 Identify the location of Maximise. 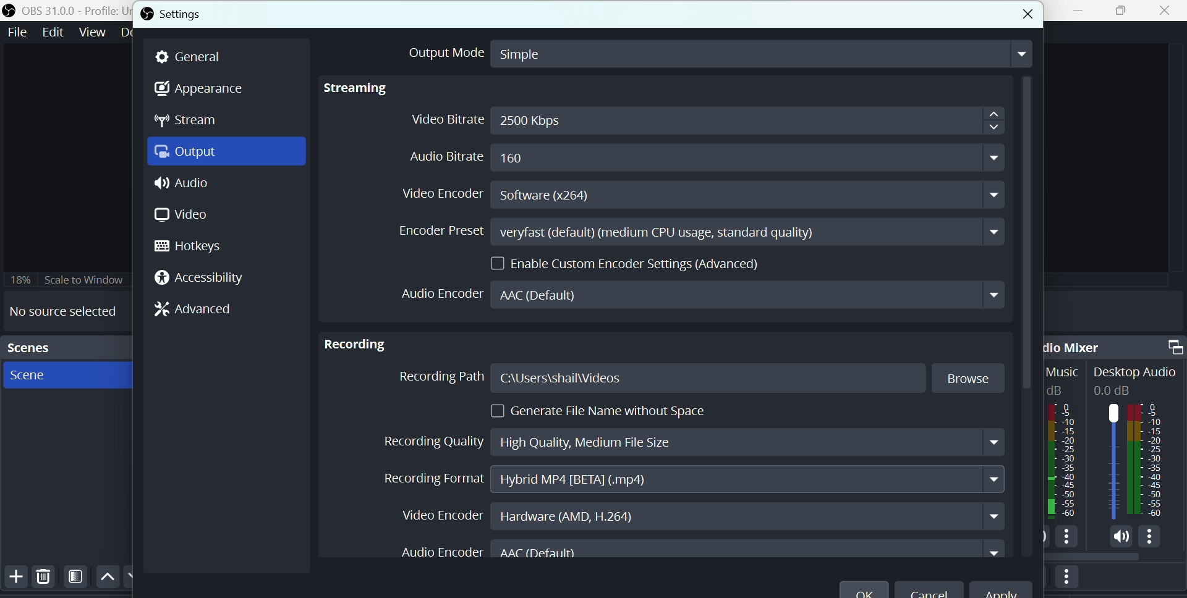
(1125, 12).